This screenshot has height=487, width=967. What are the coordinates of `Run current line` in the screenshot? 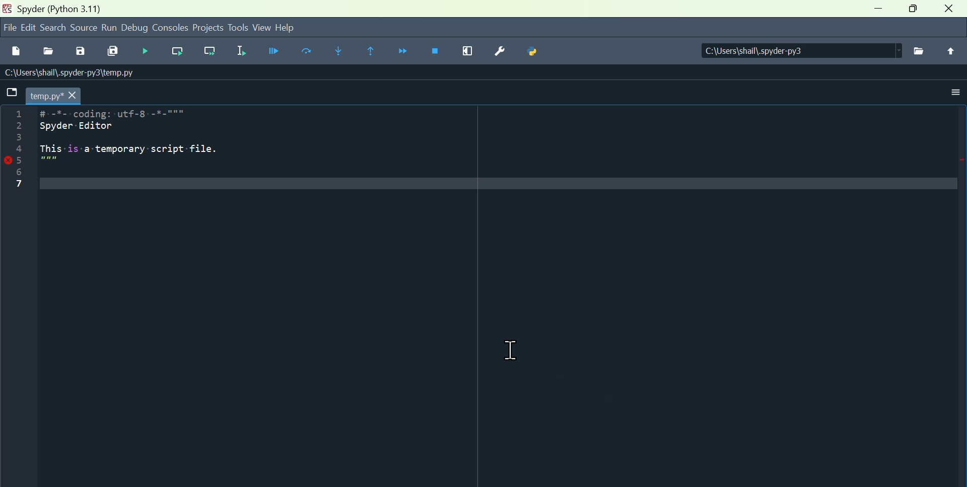 It's located at (179, 52).